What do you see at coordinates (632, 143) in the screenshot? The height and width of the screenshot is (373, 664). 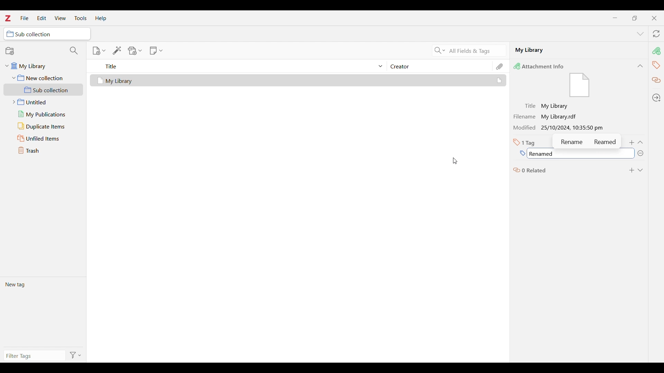 I see `Add` at bounding box center [632, 143].